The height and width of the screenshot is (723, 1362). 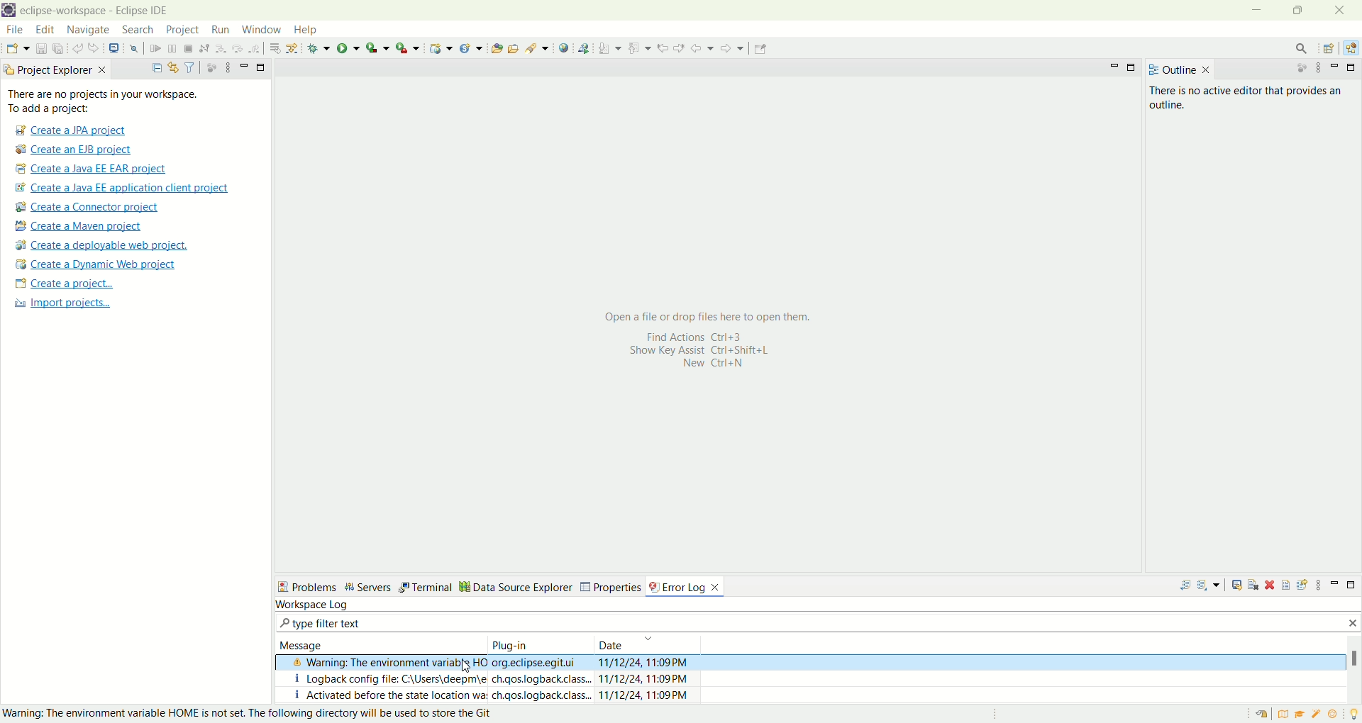 What do you see at coordinates (627, 585) in the screenshot?
I see `properties` at bounding box center [627, 585].